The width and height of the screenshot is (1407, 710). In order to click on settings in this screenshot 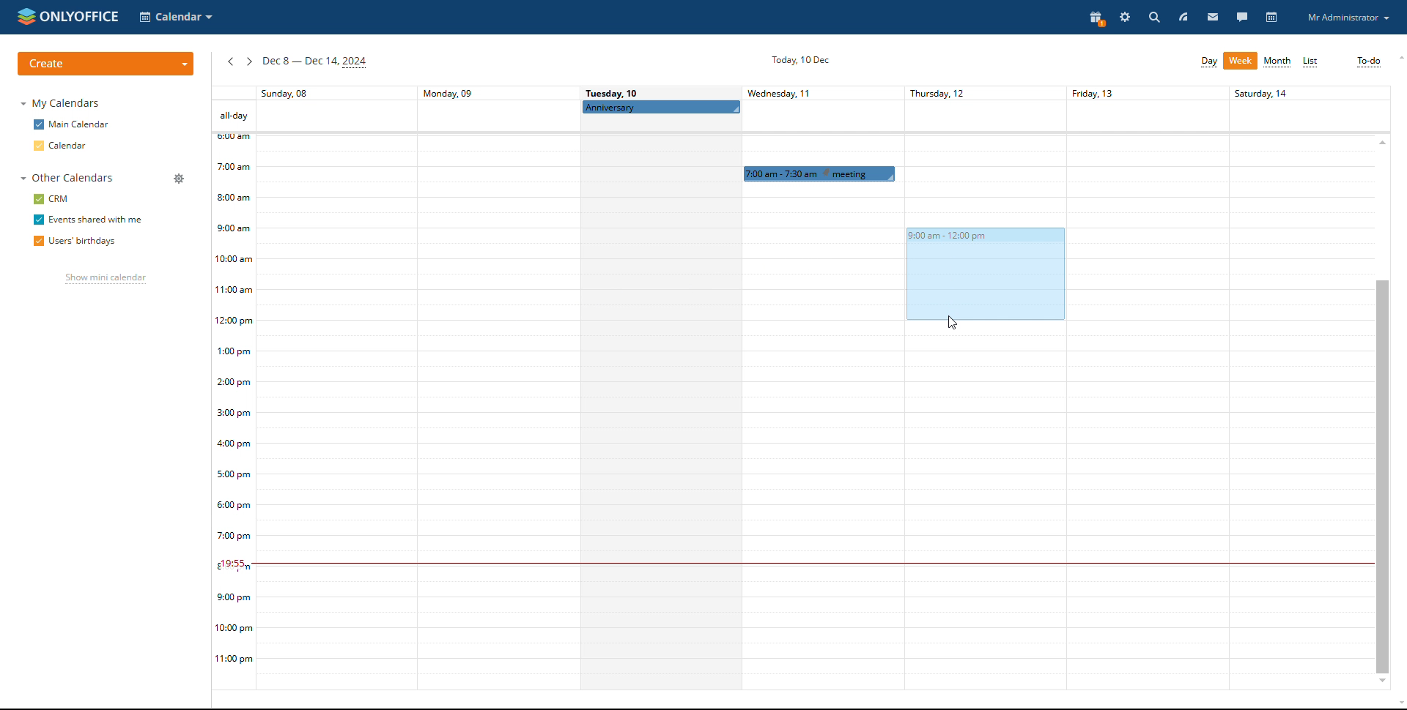, I will do `click(1124, 18)`.